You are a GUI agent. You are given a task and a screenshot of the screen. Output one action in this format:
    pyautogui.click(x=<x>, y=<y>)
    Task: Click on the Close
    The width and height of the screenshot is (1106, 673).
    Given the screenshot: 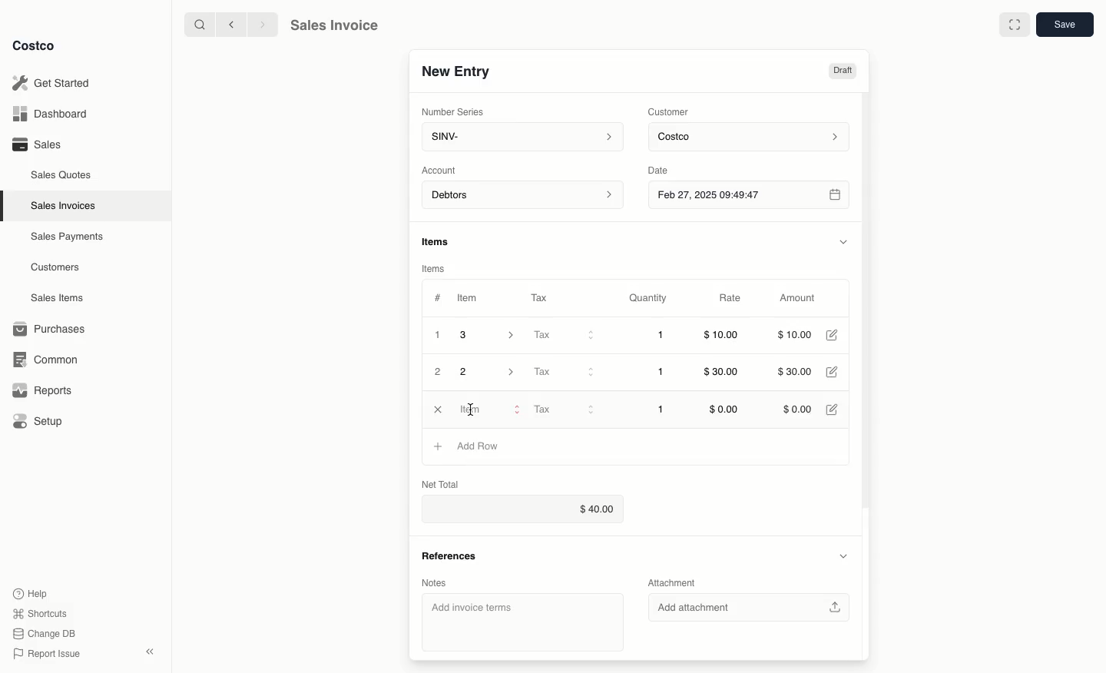 What is the action you would take?
    pyautogui.click(x=436, y=409)
    